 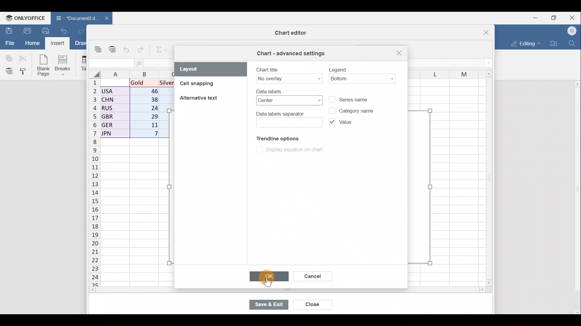 I want to click on ONLYOFFICE Menu, so click(x=24, y=18).